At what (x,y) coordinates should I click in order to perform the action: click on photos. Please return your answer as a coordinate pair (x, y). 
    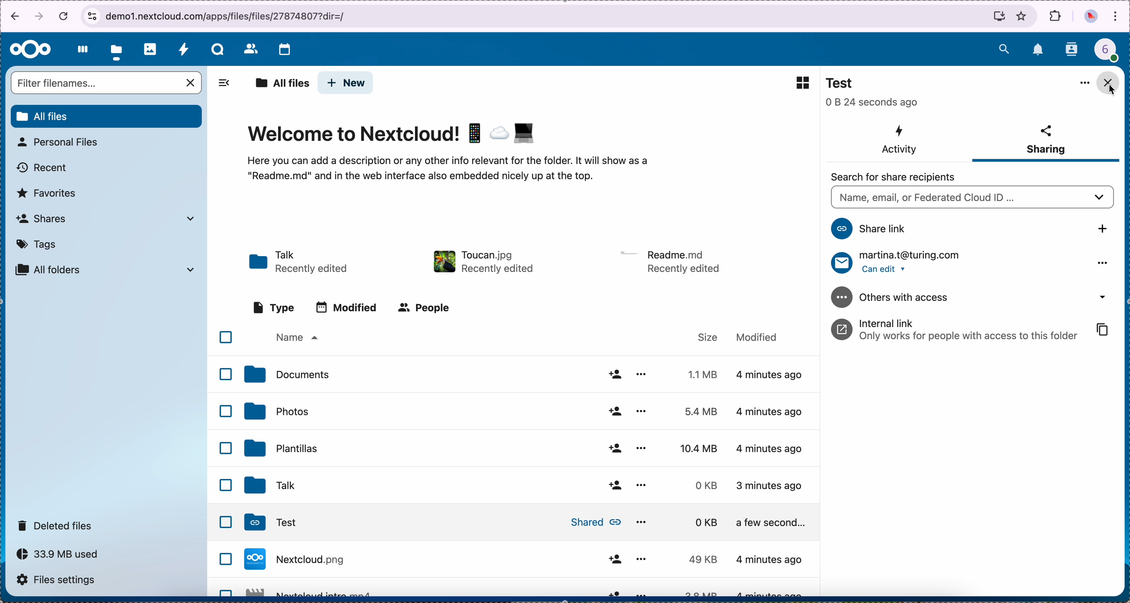
    Looking at the image, I should click on (150, 49).